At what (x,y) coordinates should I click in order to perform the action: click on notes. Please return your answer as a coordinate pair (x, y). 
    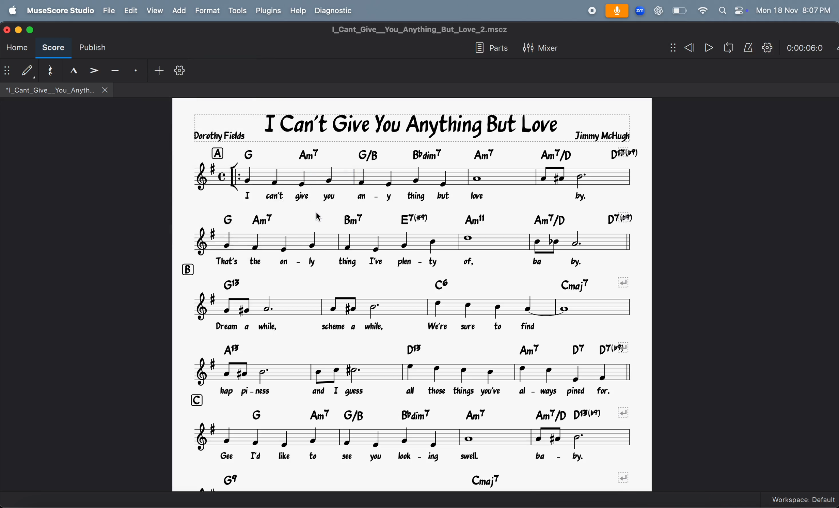
    Looking at the image, I should click on (412, 175).